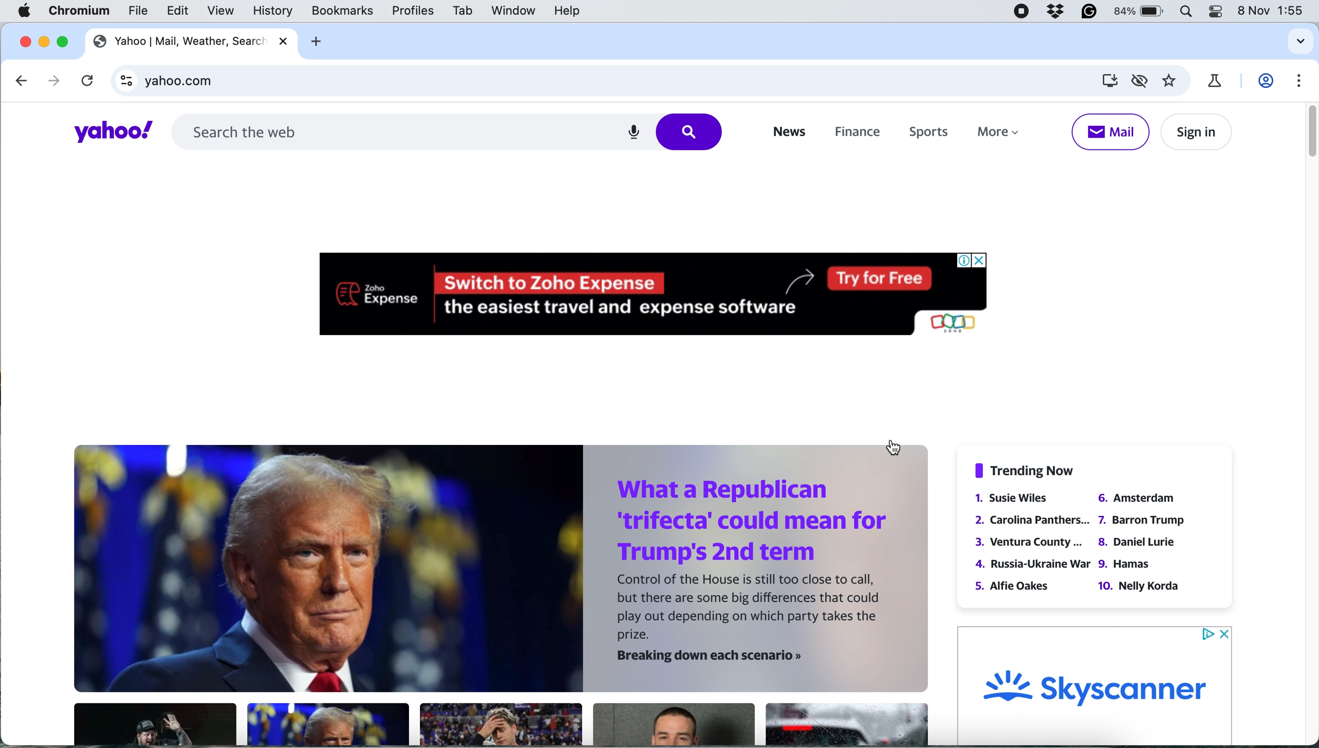 This screenshot has width=1319, height=748. I want to click on system logo, so click(26, 11).